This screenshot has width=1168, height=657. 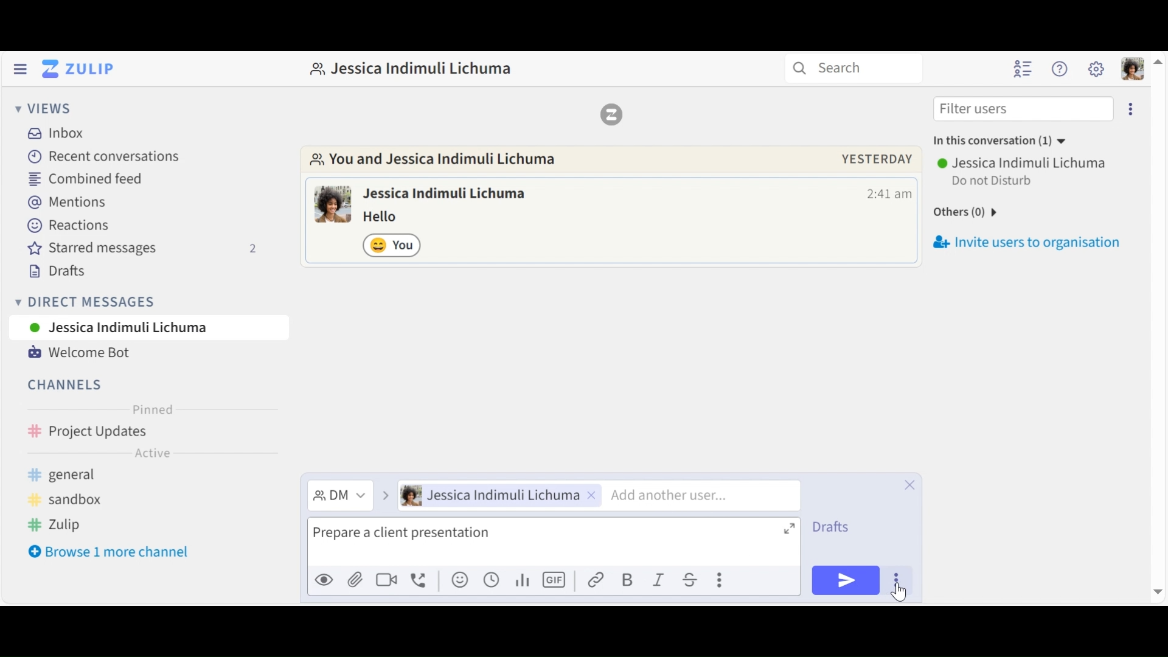 I want to click on Drafts, so click(x=65, y=273).